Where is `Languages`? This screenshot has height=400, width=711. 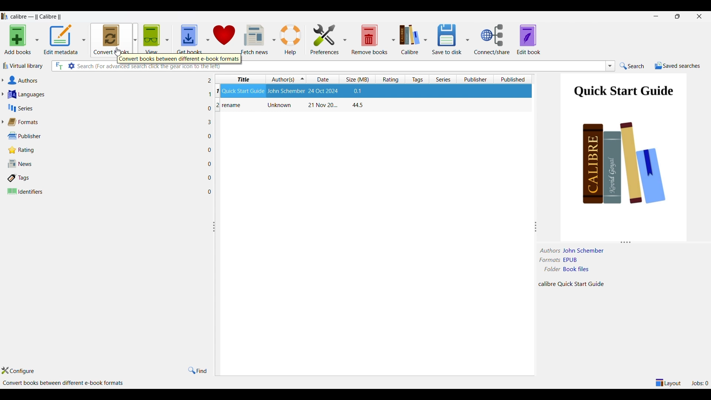 Languages is located at coordinates (106, 94).